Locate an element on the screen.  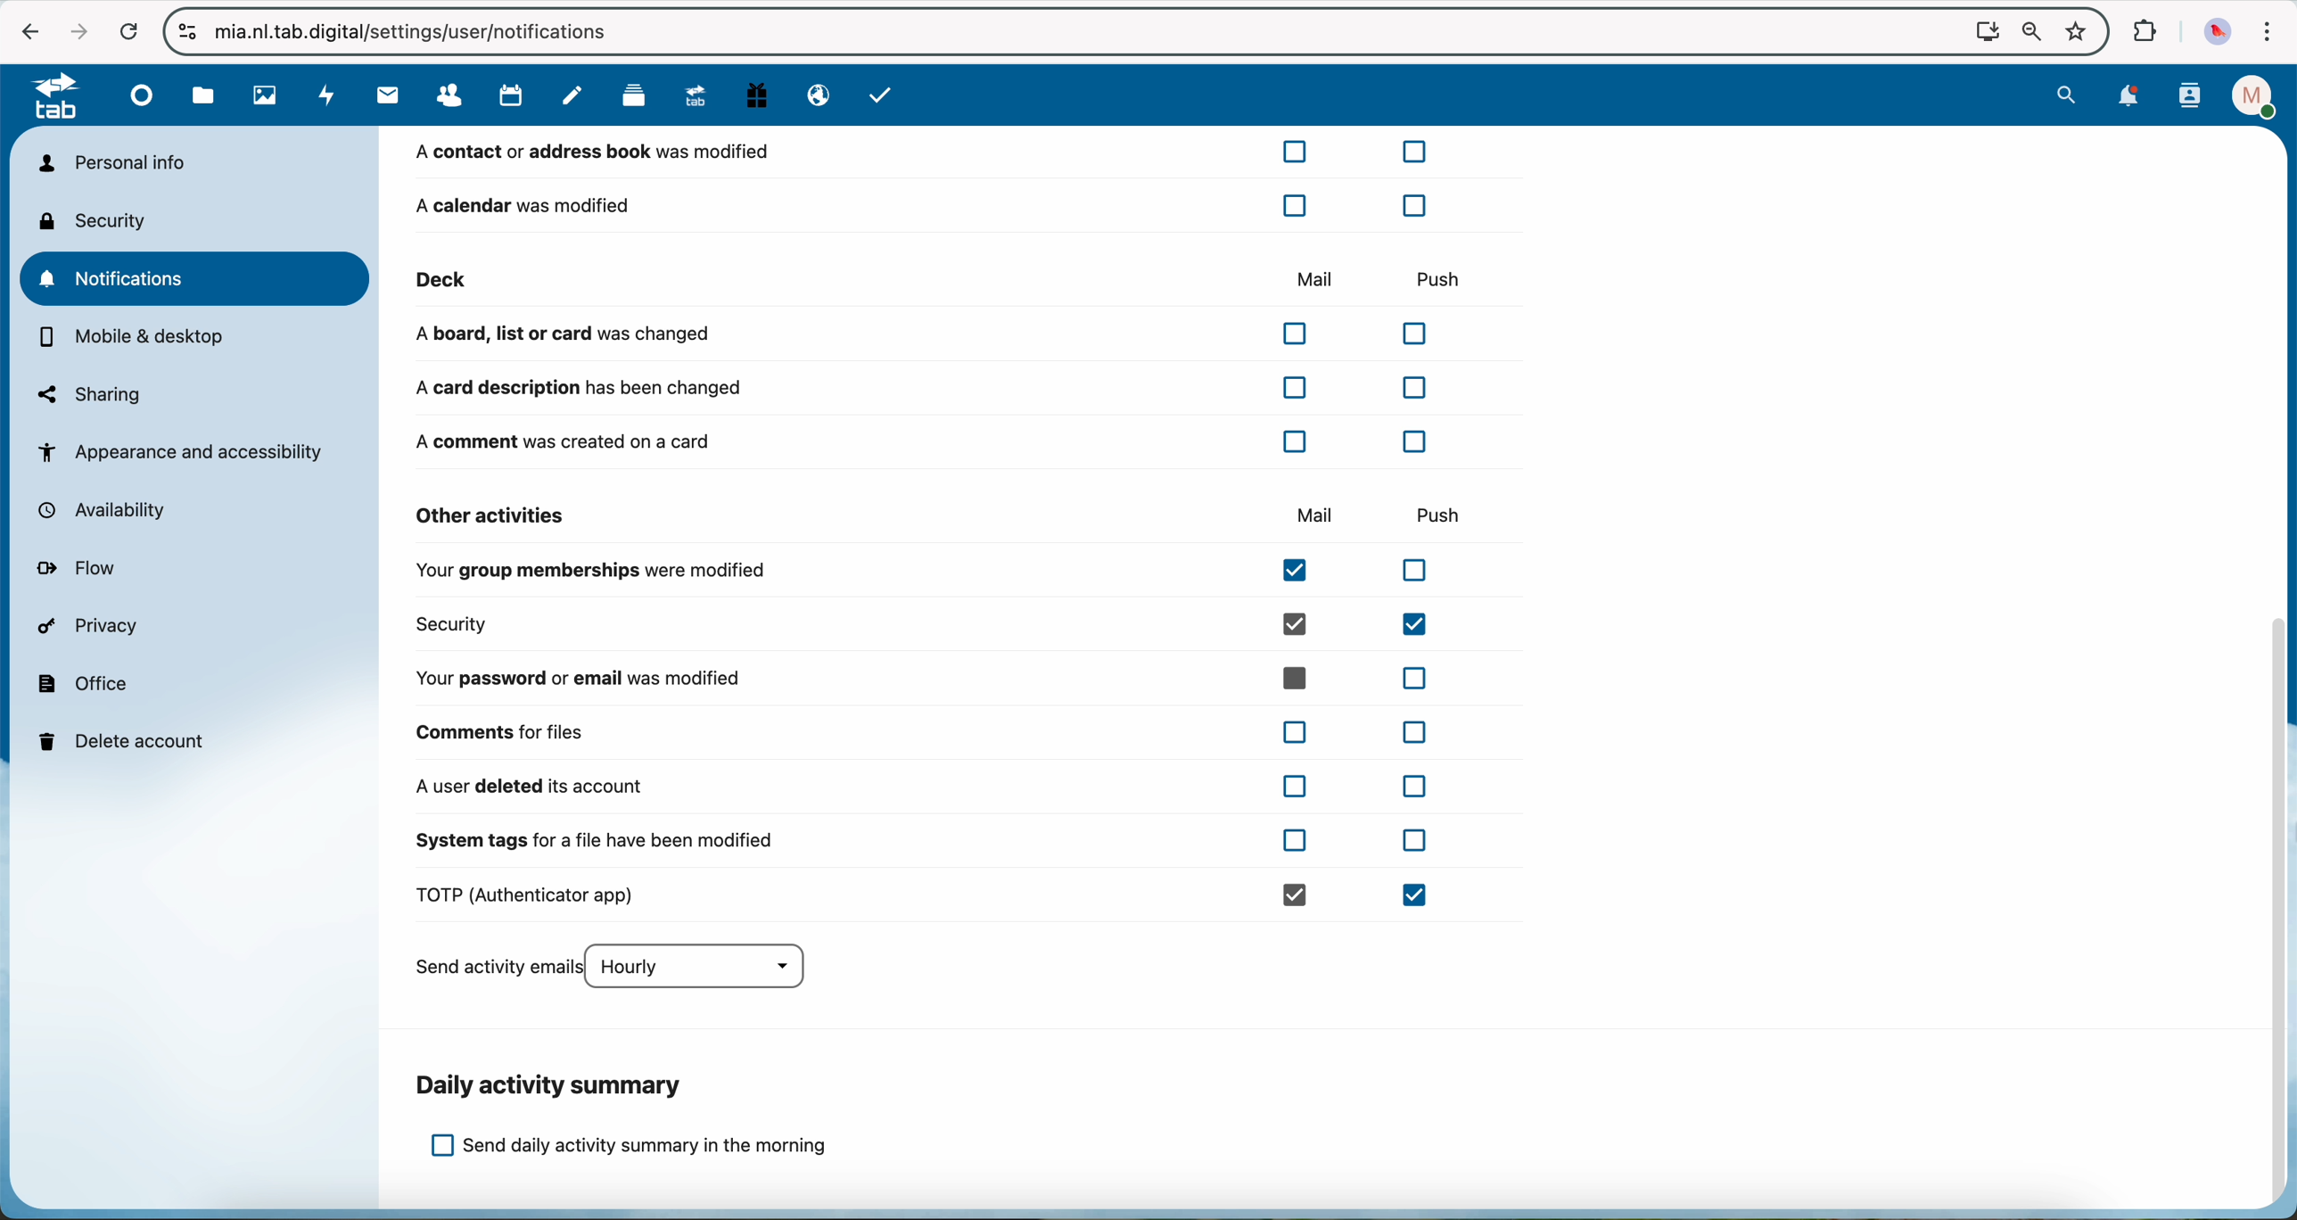
send activity emails is located at coordinates (620, 969).